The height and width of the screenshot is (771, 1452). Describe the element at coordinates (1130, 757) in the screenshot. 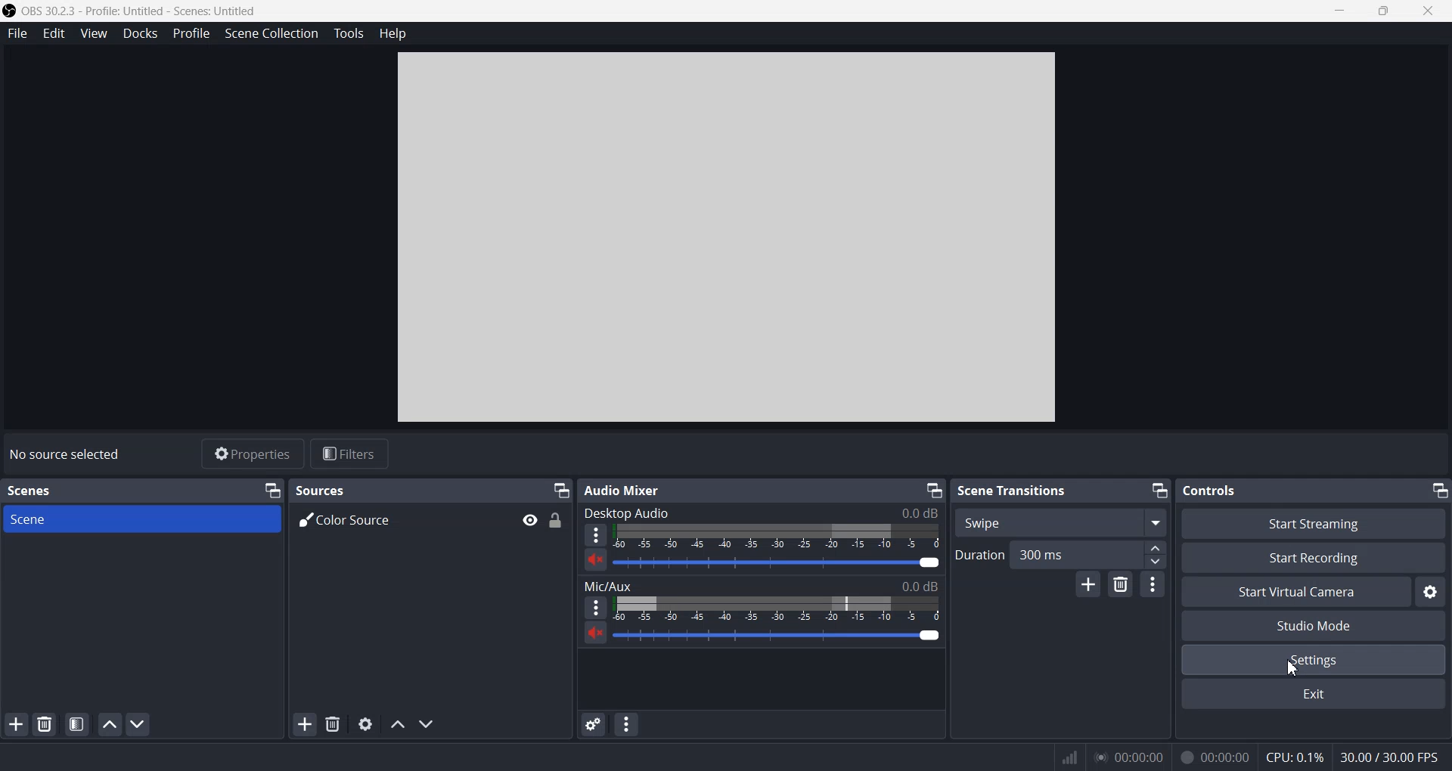

I see `play time` at that location.